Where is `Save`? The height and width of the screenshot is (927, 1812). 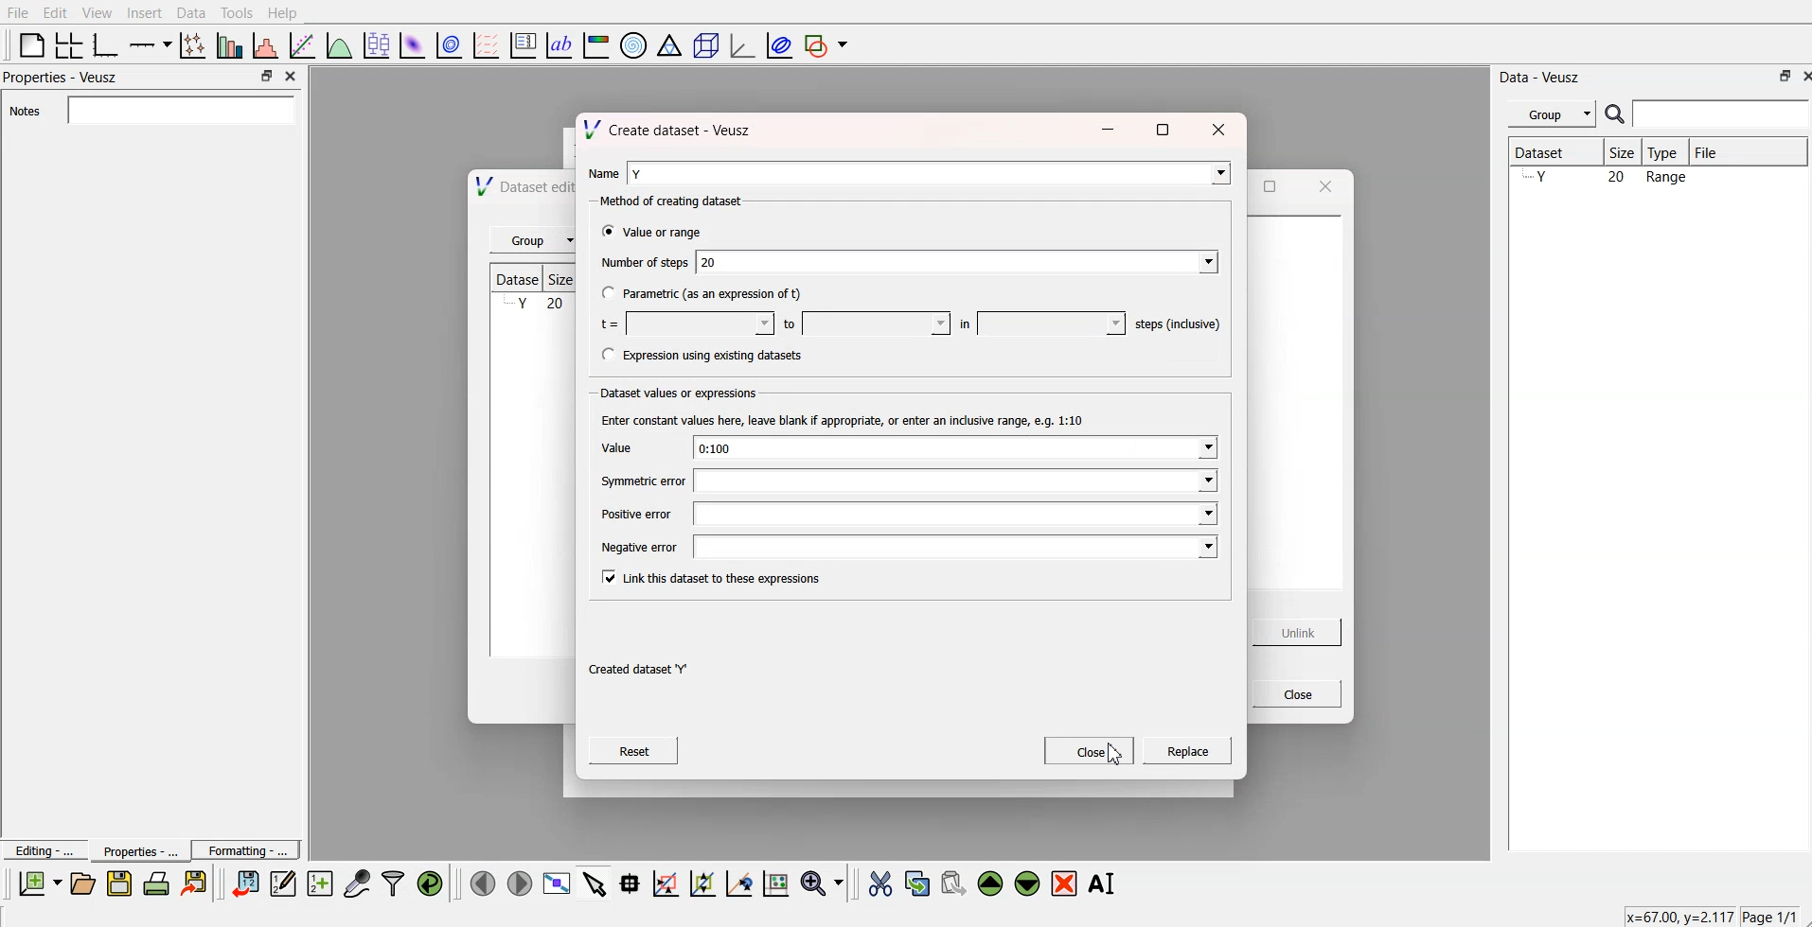 Save is located at coordinates (119, 883).